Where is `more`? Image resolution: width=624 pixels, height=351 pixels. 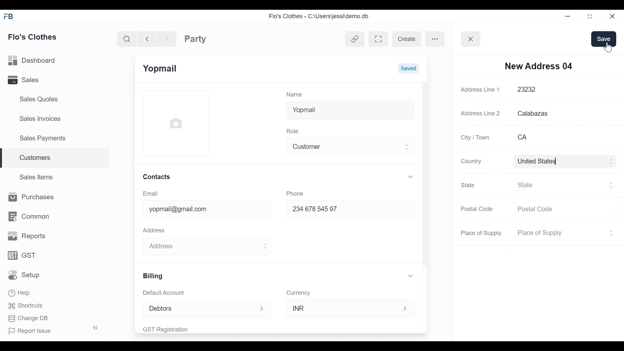
more is located at coordinates (435, 38).